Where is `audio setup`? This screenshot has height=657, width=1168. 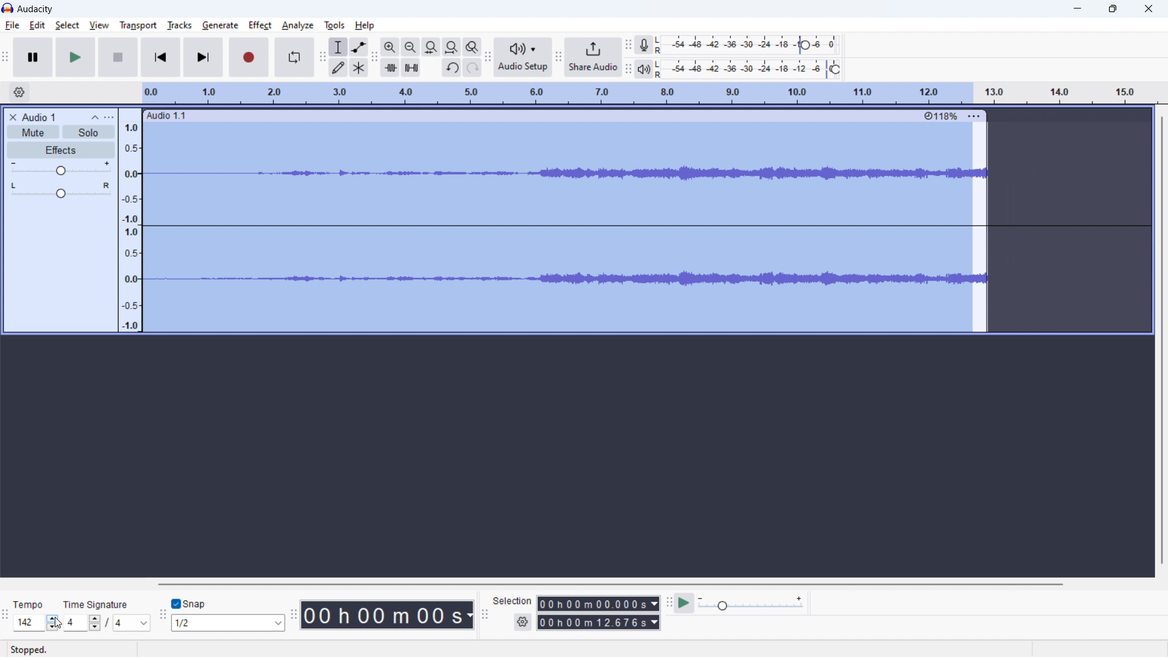 audio setup is located at coordinates (523, 57).